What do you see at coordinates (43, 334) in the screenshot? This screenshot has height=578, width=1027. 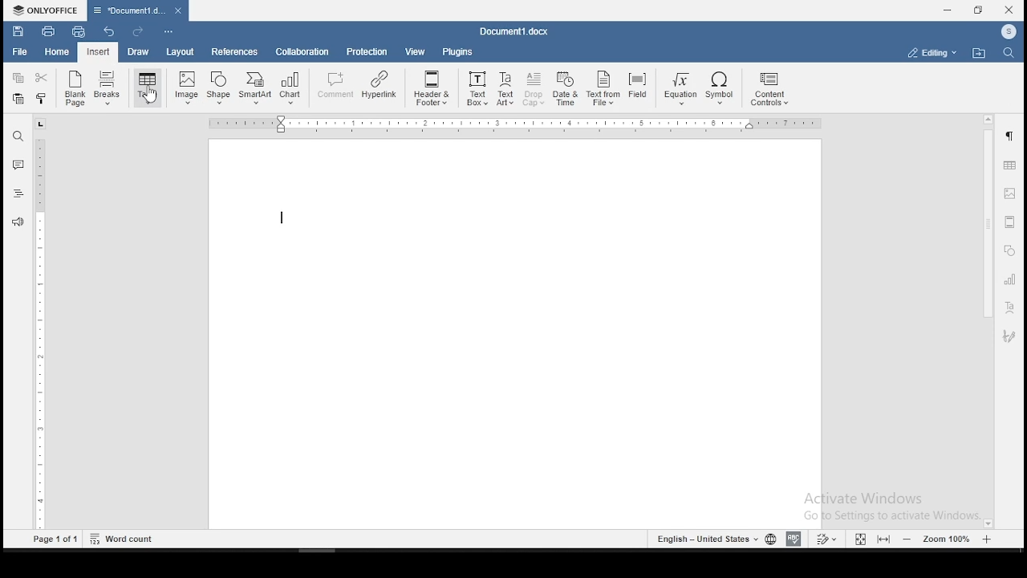 I see `ruler` at bounding box center [43, 334].